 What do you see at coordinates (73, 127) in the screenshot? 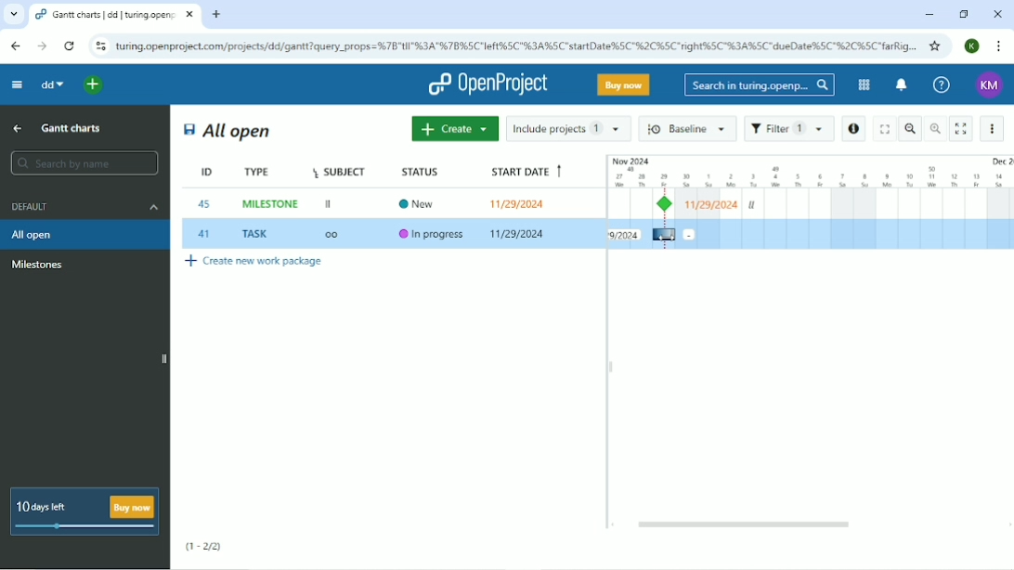
I see `Gantt charts` at bounding box center [73, 127].